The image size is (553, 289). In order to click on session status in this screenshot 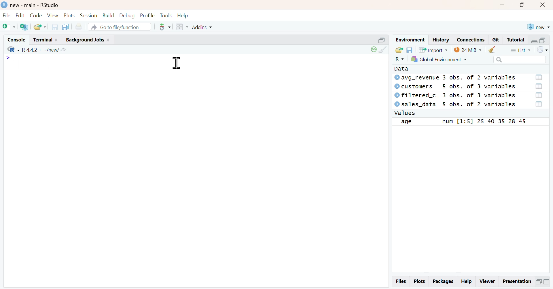, I will do `click(373, 50)`.